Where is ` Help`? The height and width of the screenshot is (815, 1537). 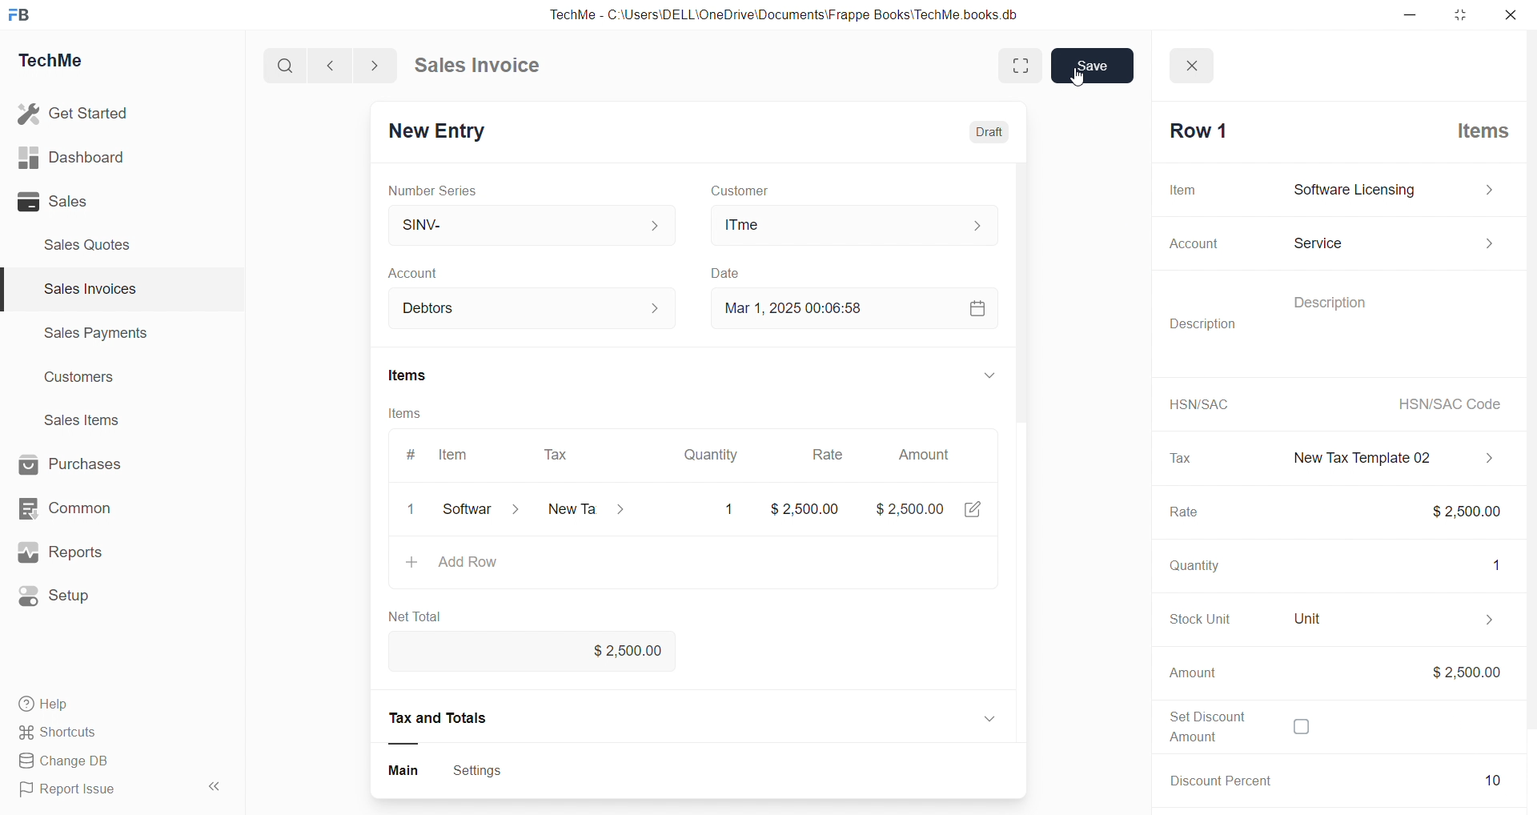
 Help is located at coordinates (52, 706).